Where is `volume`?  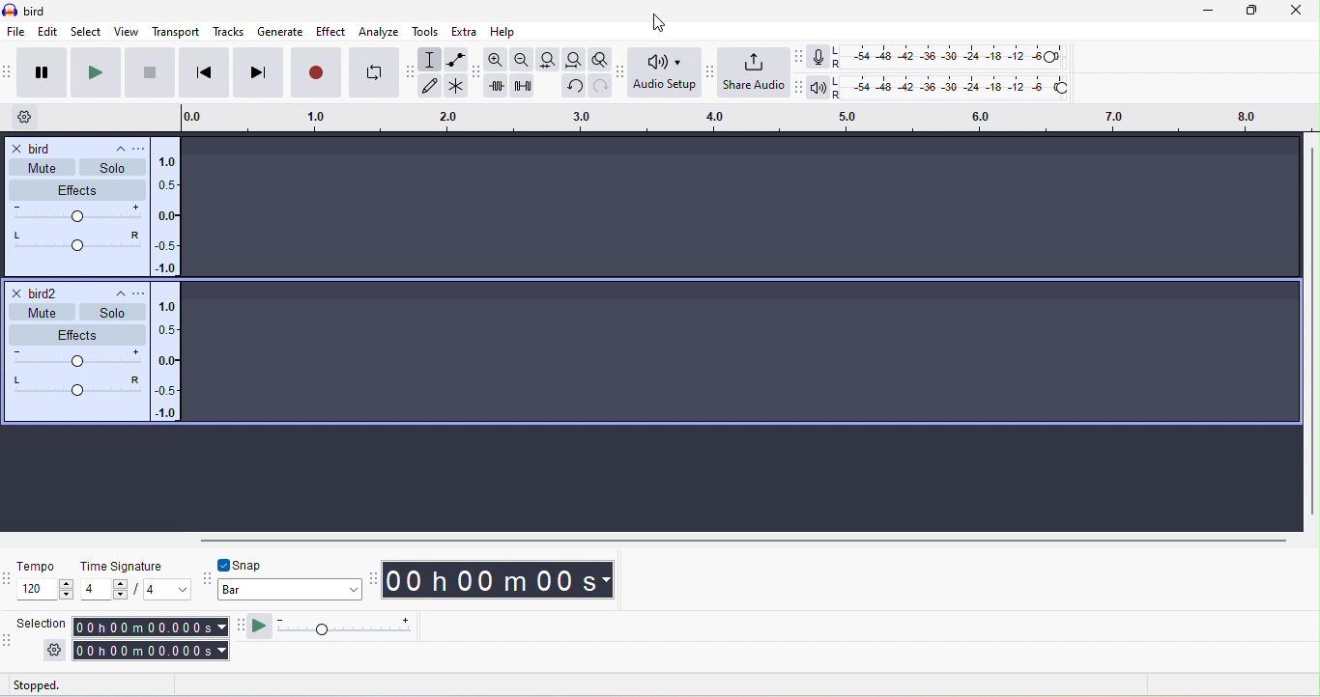 volume is located at coordinates (77, 214).